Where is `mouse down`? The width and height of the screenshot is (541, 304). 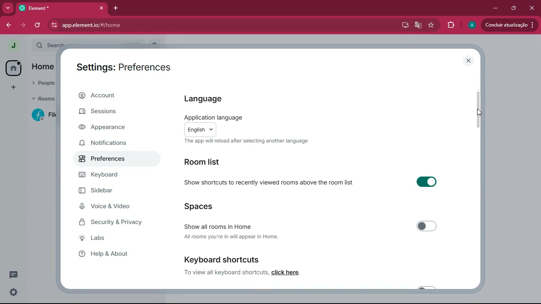
mouse down is located at coordinates (479, 112).